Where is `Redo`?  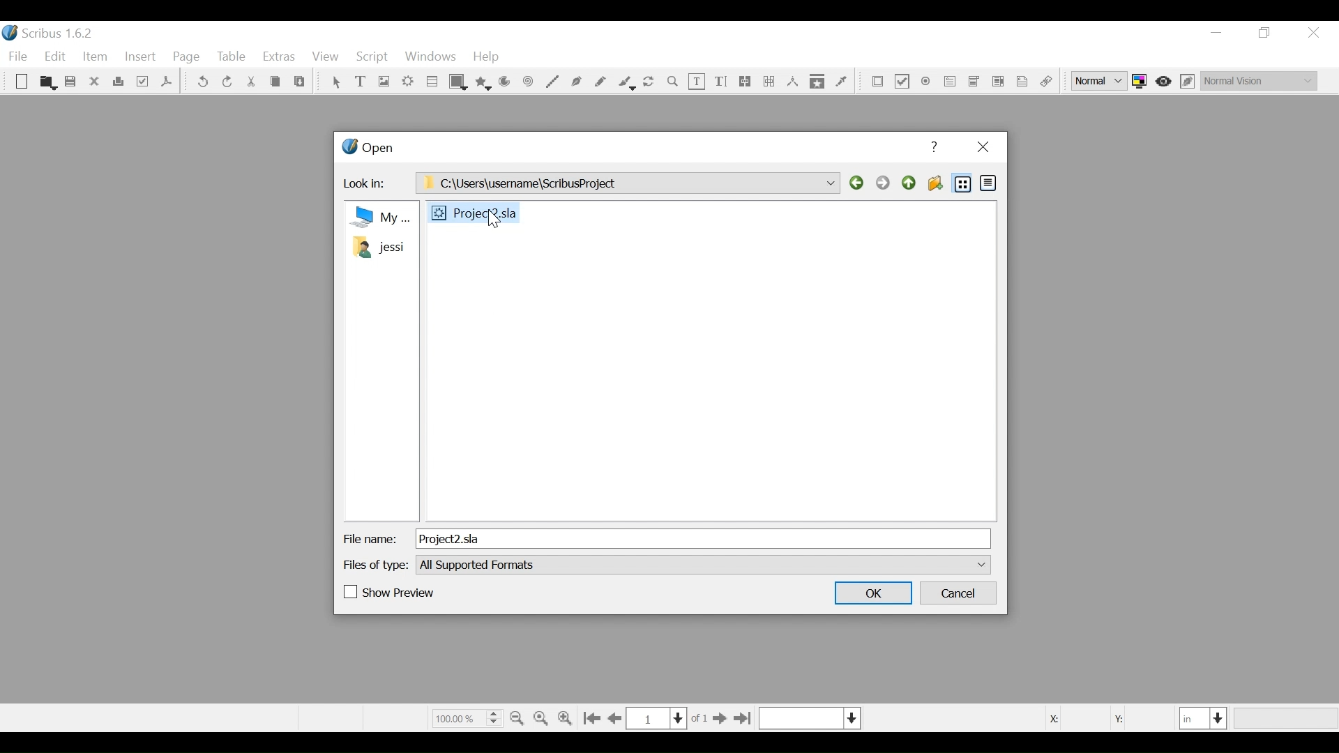 Redo is located at coordinates (227, 81).